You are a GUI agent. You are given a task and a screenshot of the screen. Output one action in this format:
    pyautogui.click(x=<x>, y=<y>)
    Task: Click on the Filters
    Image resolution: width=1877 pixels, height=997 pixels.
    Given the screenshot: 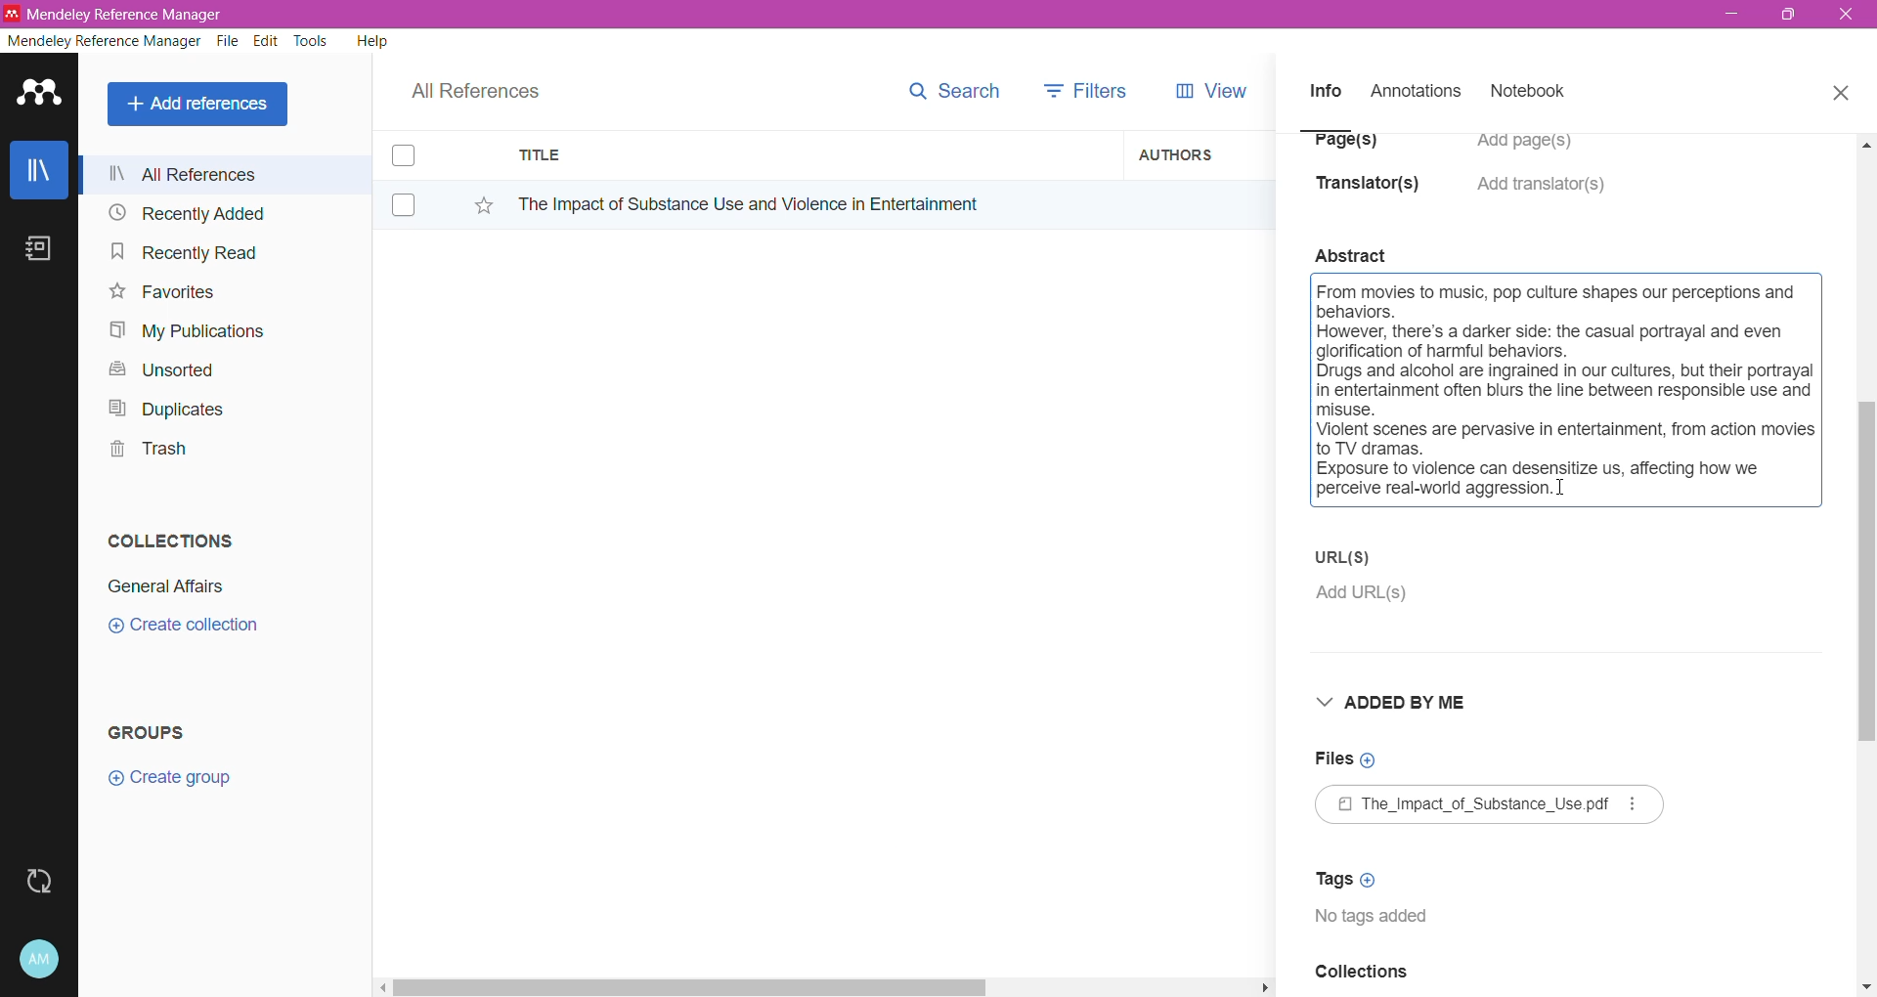 What is the action you would take?
    pyautogui.click(x=1091, y=89)
    